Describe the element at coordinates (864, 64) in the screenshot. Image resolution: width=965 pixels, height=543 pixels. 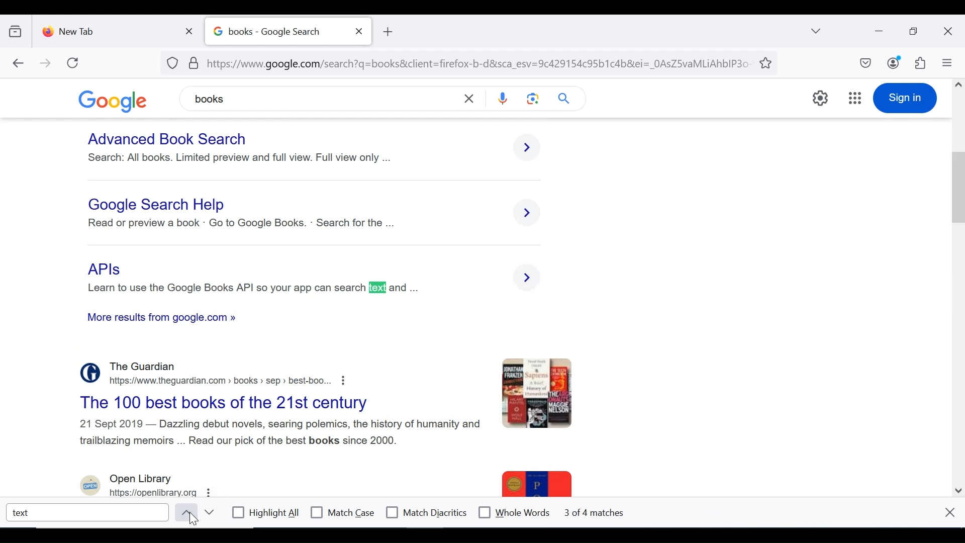
I see `save to pocket` at that location.